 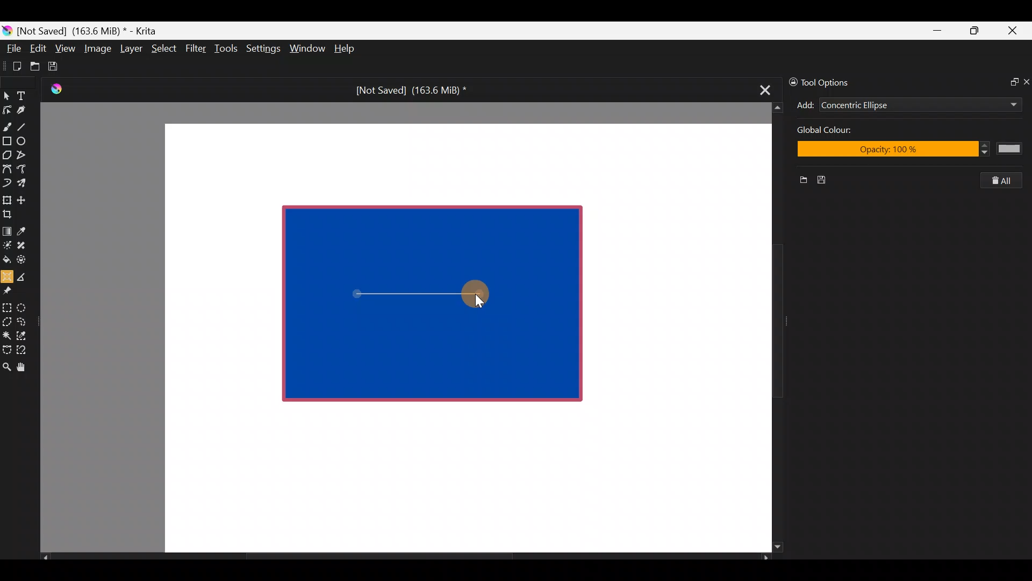 I want to click on Calligraphy, so click(x=29, y=112).